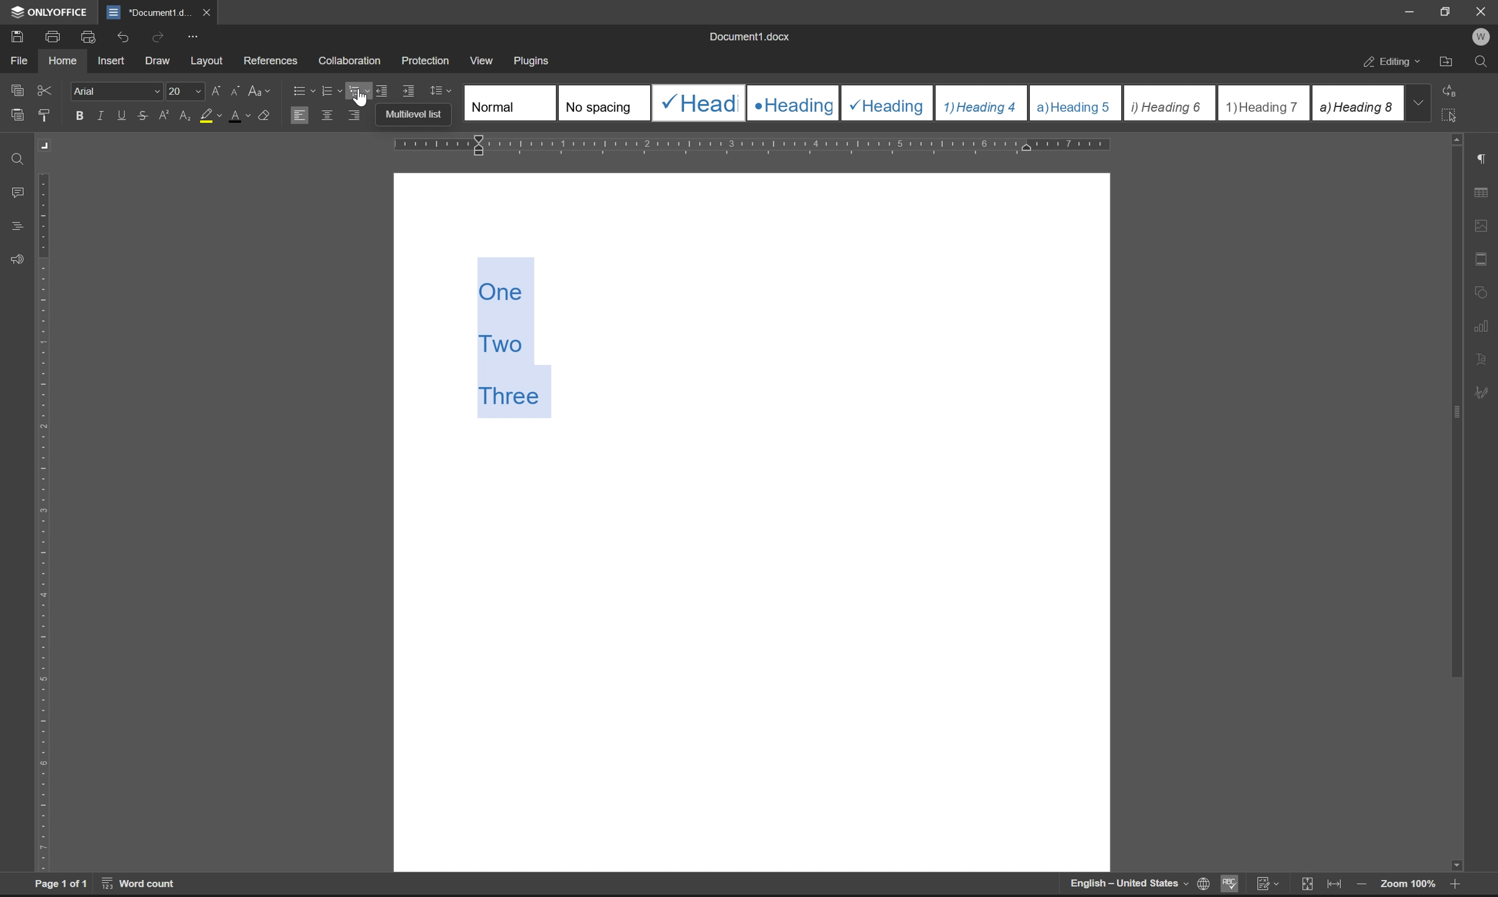 The width and height of the screenshot is (1498, 897). What do you see at coordinates (510, 102) in the screenshot?
I see `Normal` at bounding box center [510, 102].